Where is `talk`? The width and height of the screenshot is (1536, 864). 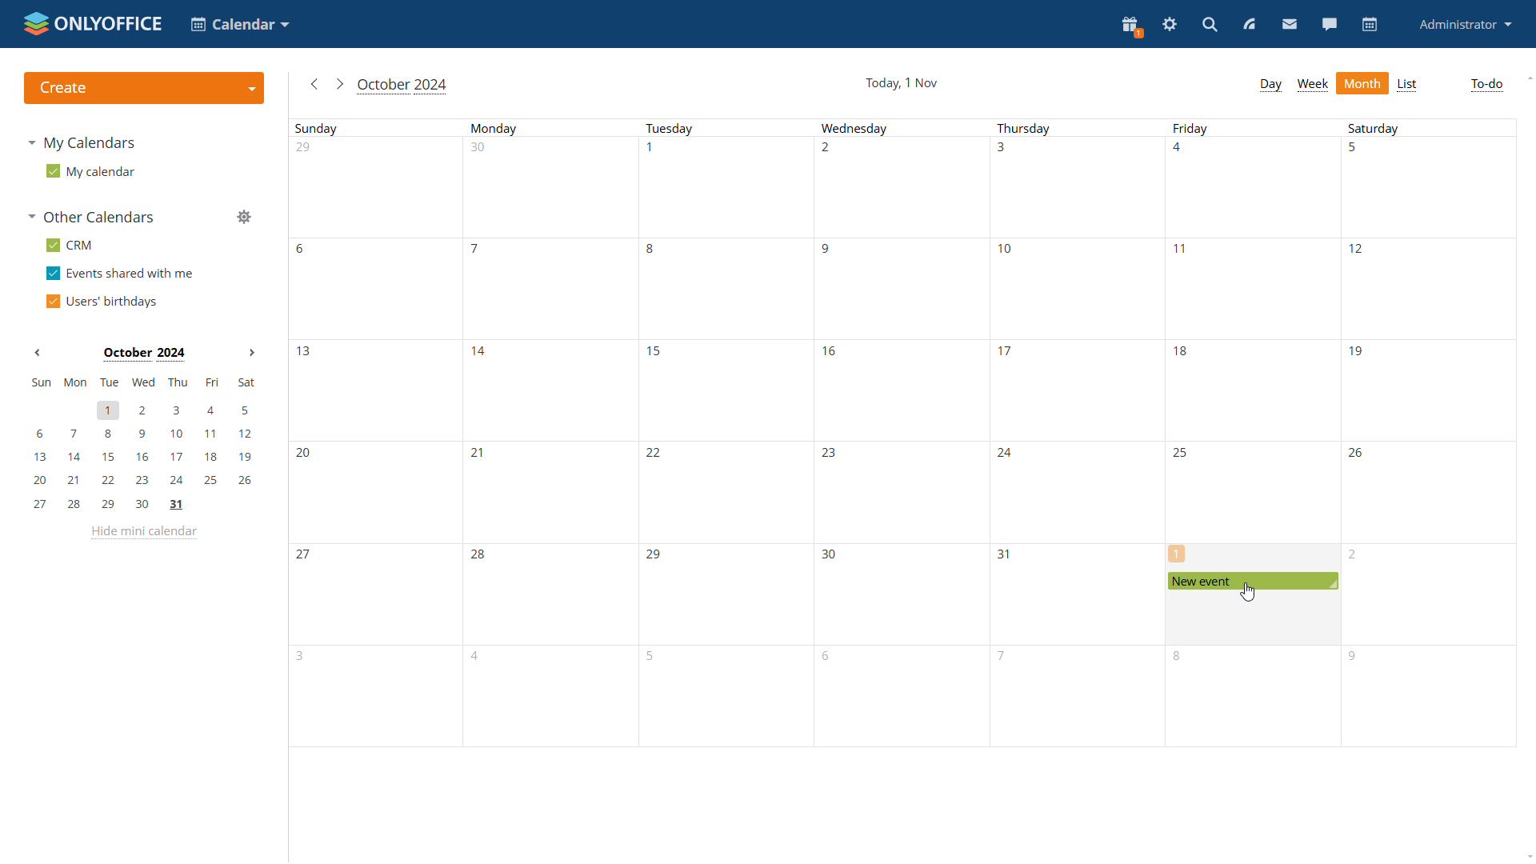 talk is located at coordinates (1331, 25).